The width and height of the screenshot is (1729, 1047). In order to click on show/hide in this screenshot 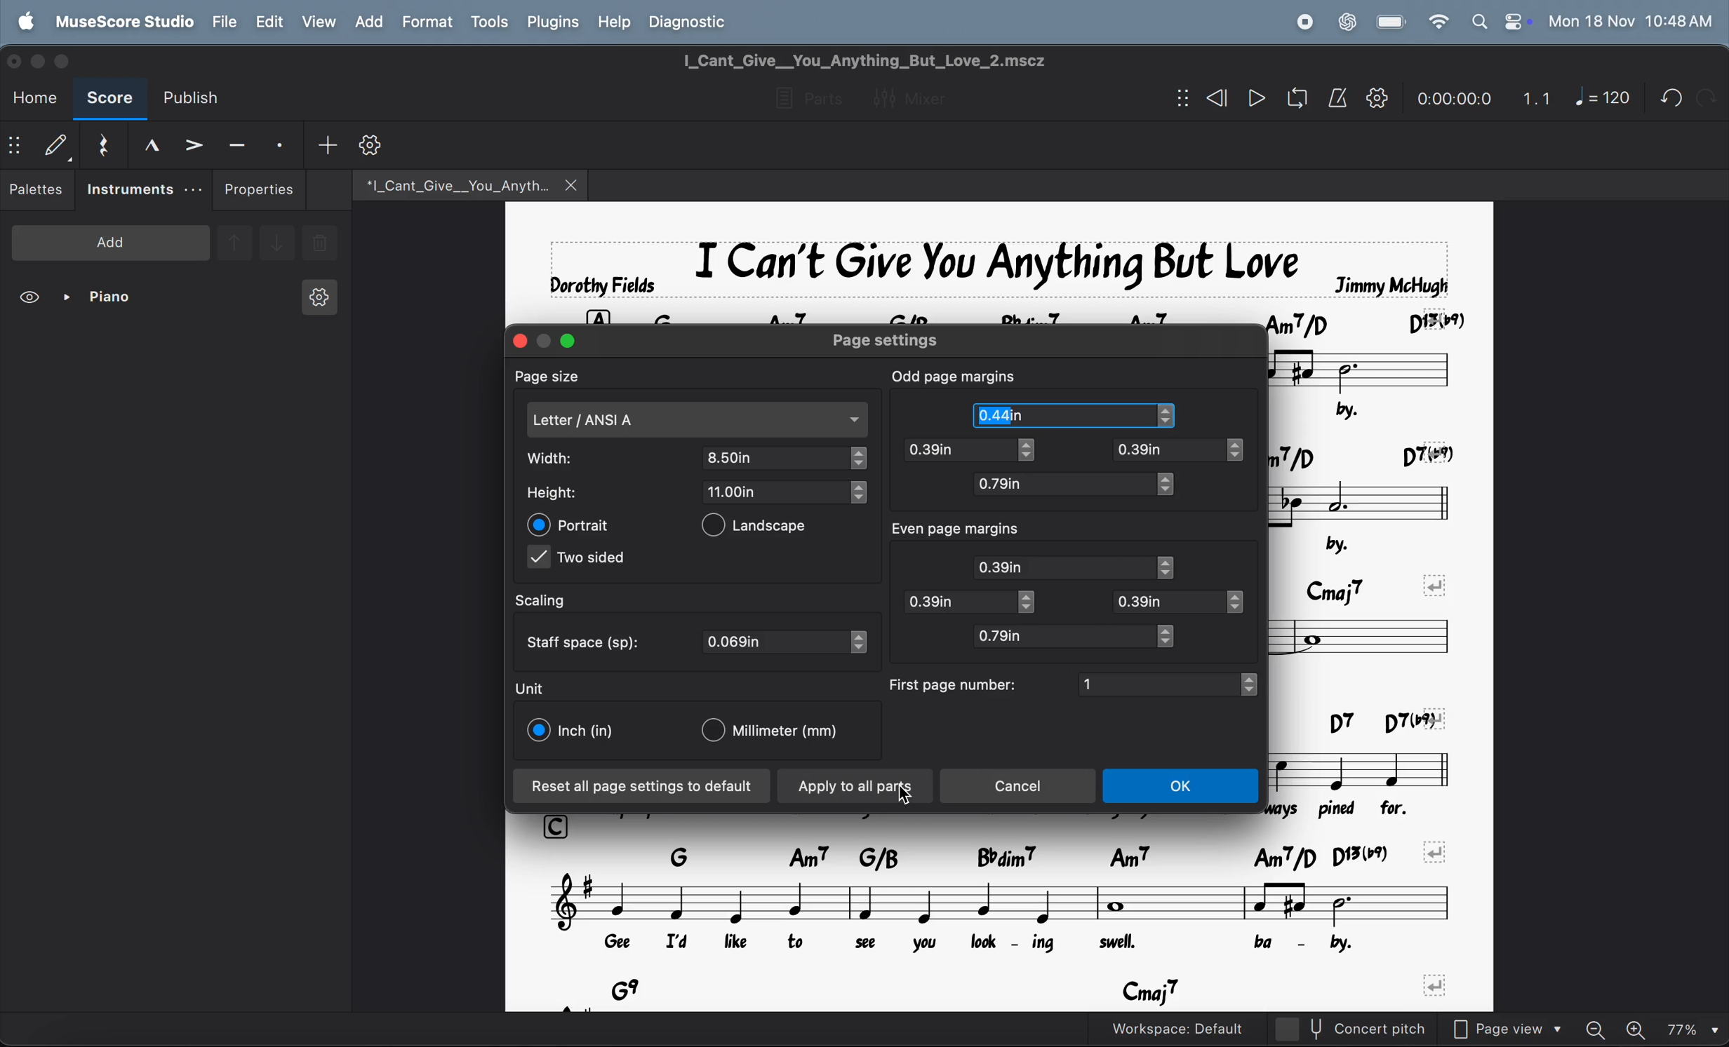, I will do `click(1179, 99)`.